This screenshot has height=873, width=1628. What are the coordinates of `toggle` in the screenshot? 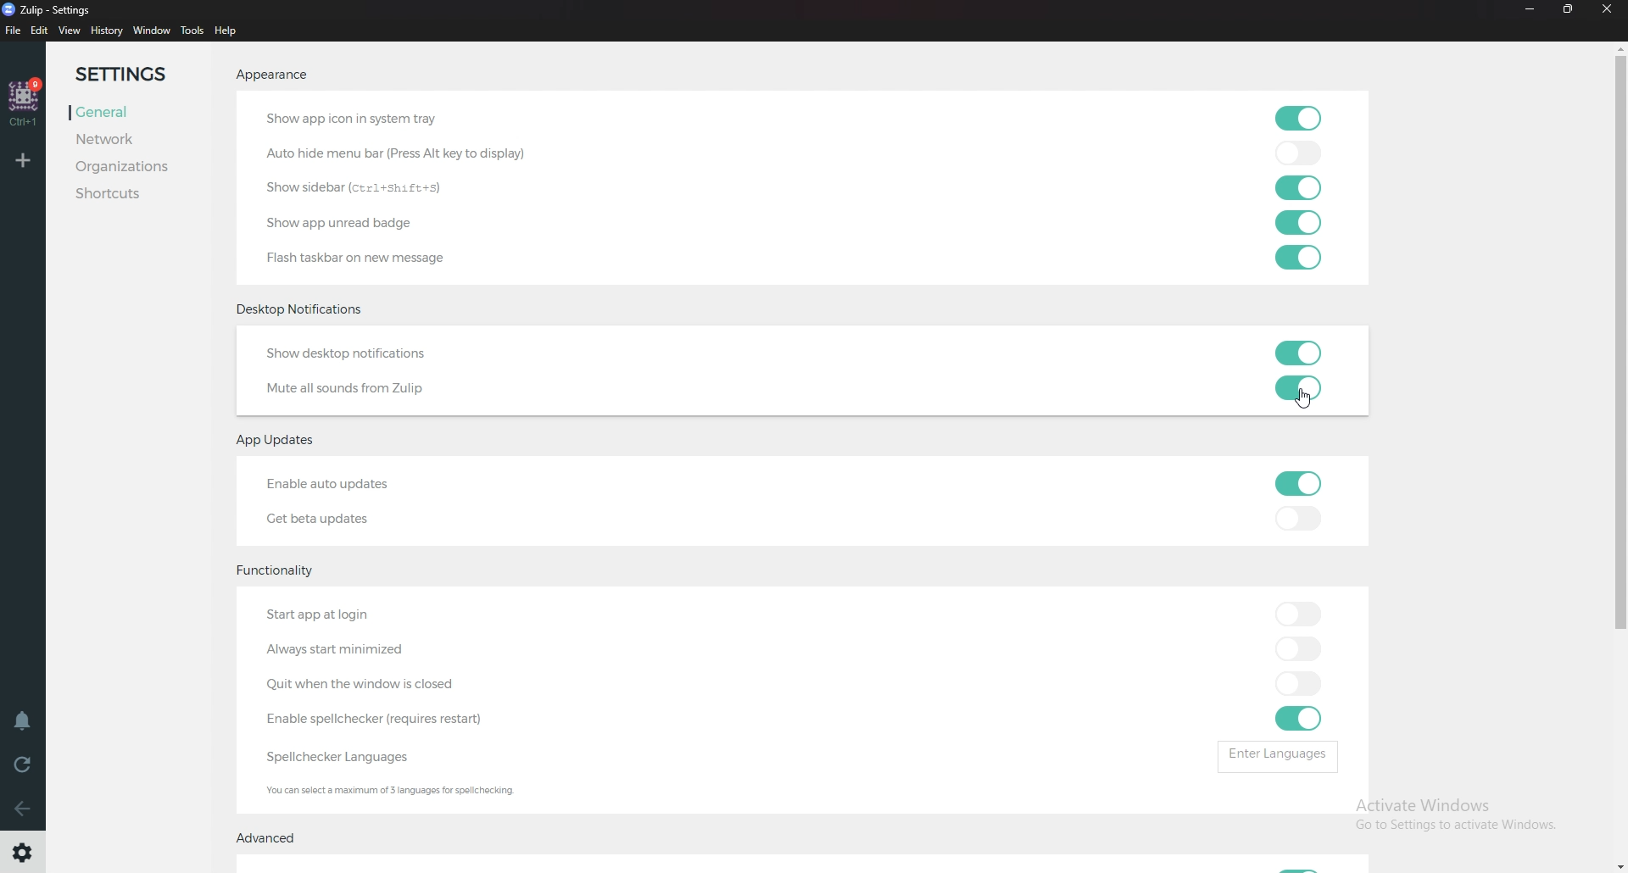 It's located at (1298, 686).